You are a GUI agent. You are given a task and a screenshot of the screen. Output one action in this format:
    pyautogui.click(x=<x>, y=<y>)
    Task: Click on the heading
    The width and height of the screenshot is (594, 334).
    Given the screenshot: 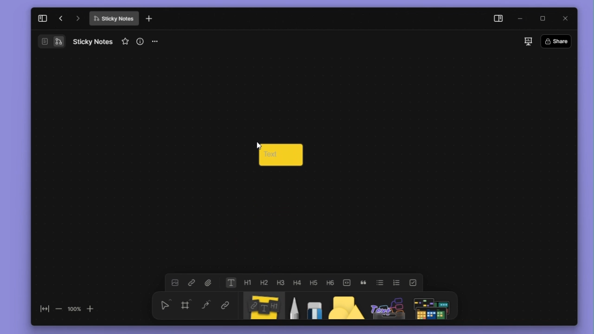 What is the action you would take?
    pyautogui.click(x=281, y=283)
    